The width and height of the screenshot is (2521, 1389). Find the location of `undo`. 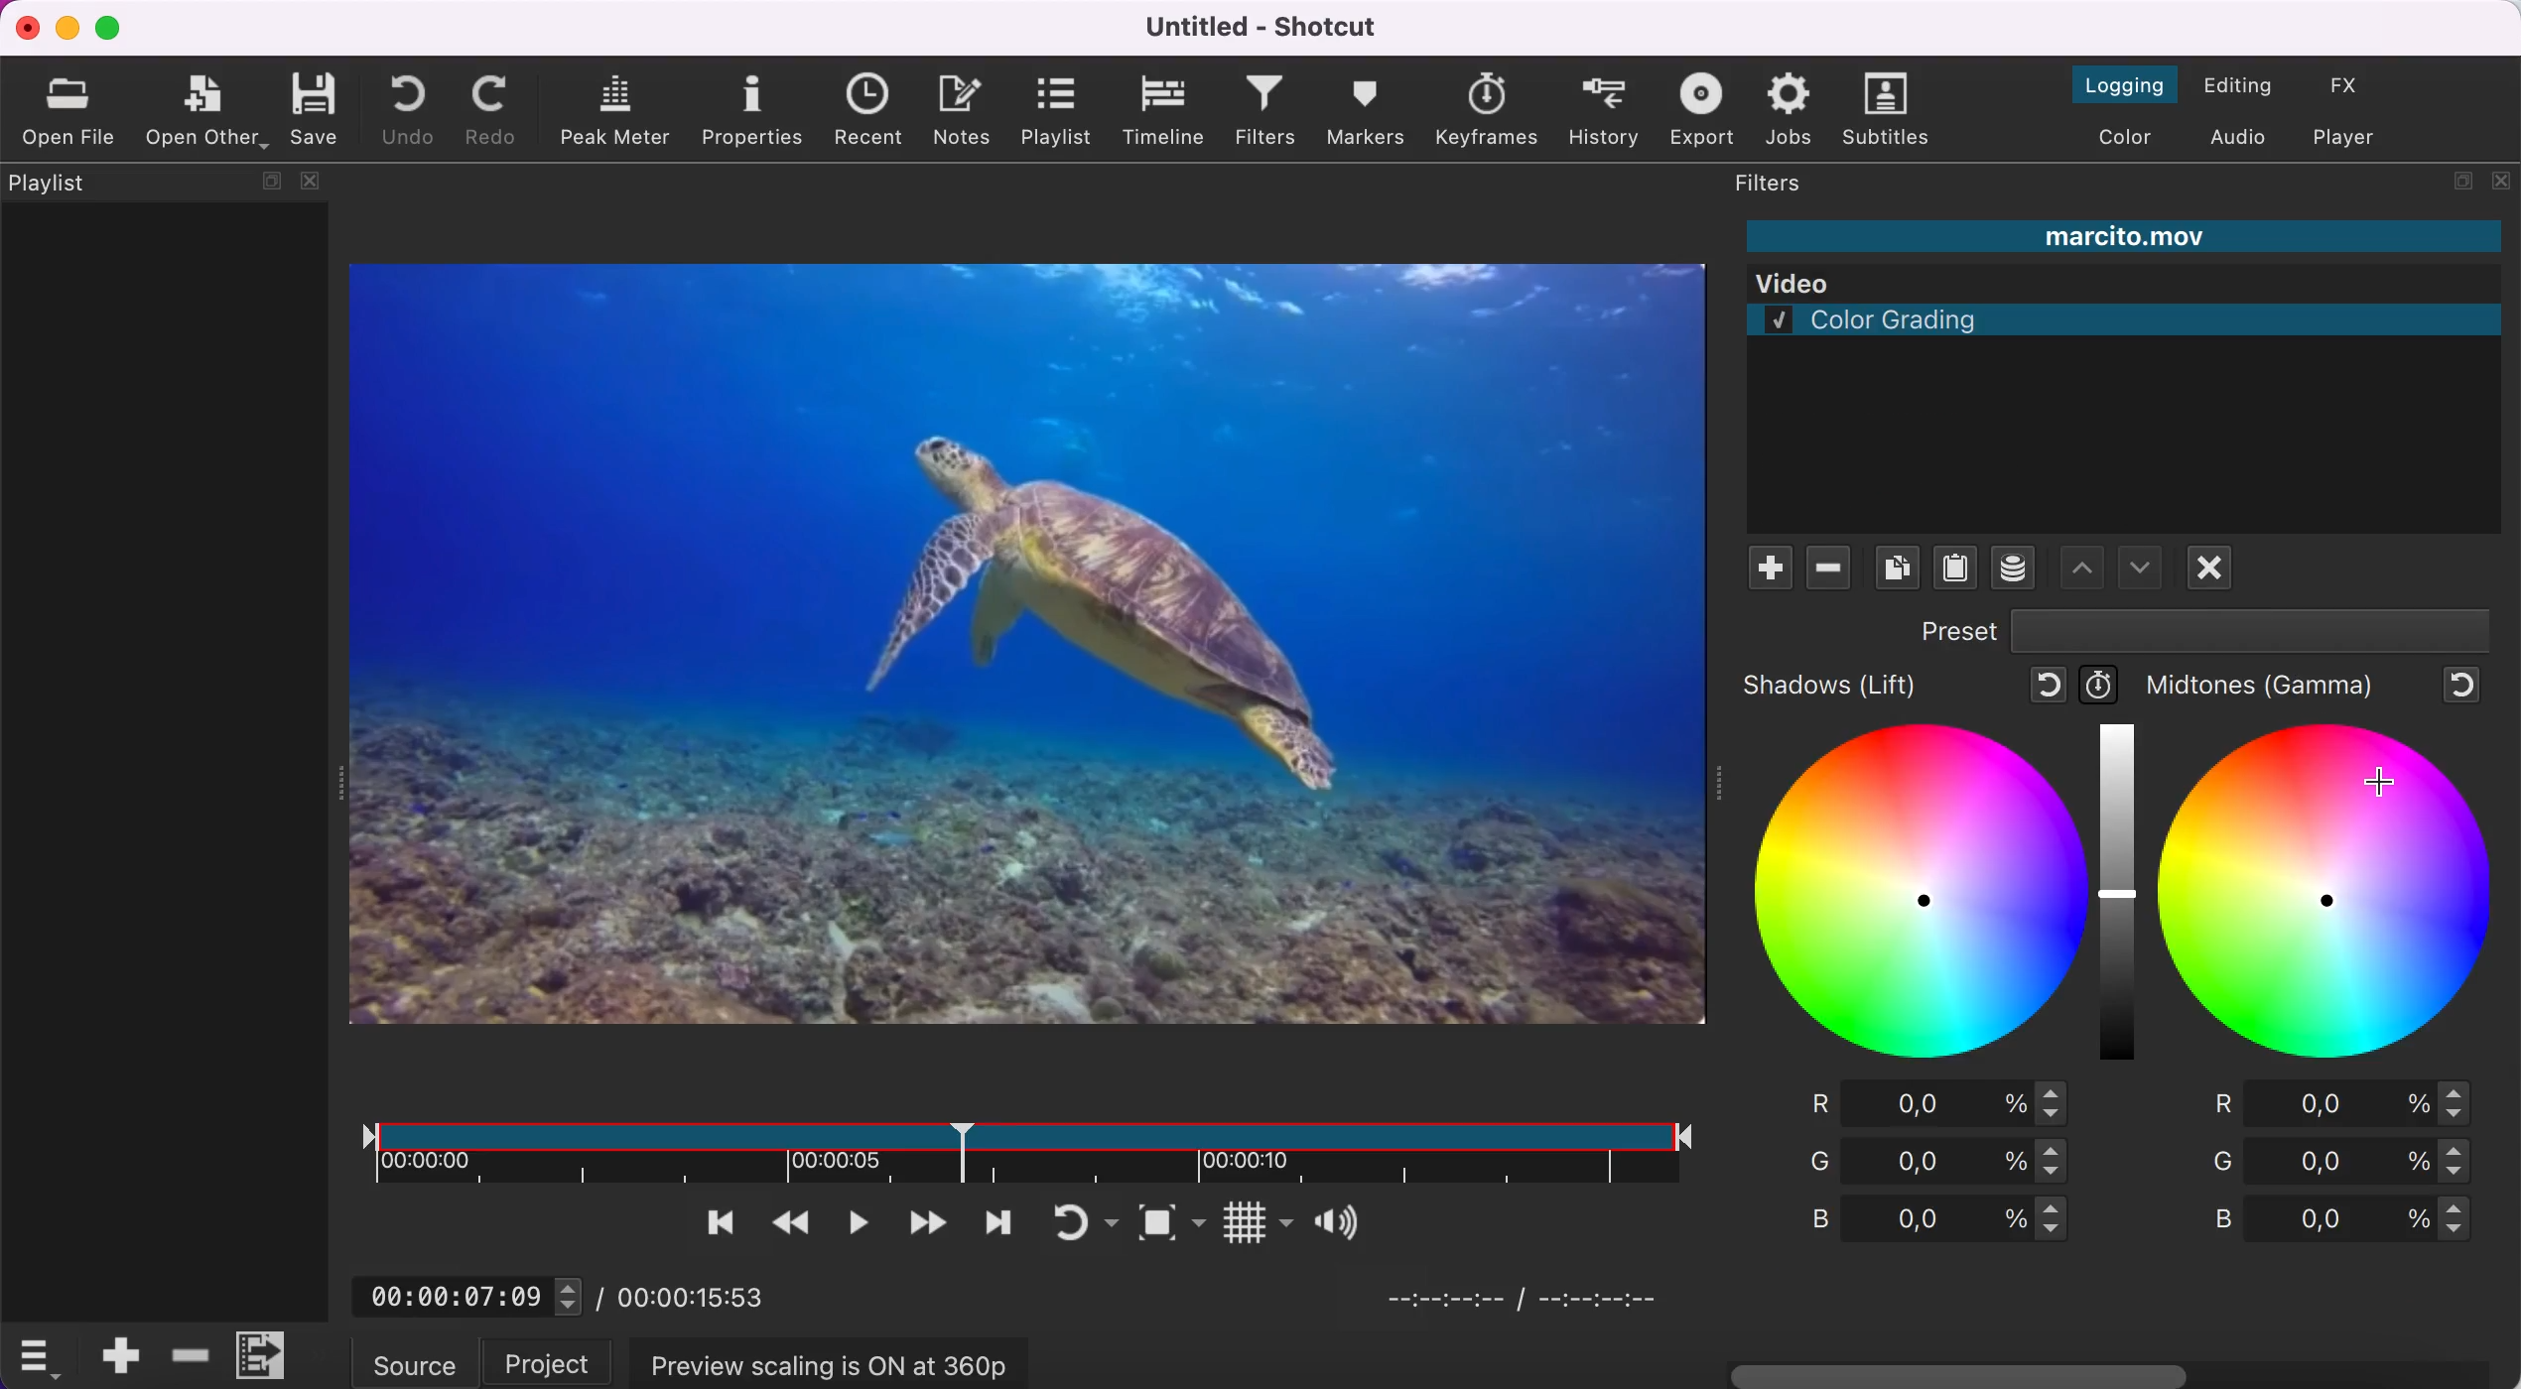

undo is located at coordinates (405, 110).